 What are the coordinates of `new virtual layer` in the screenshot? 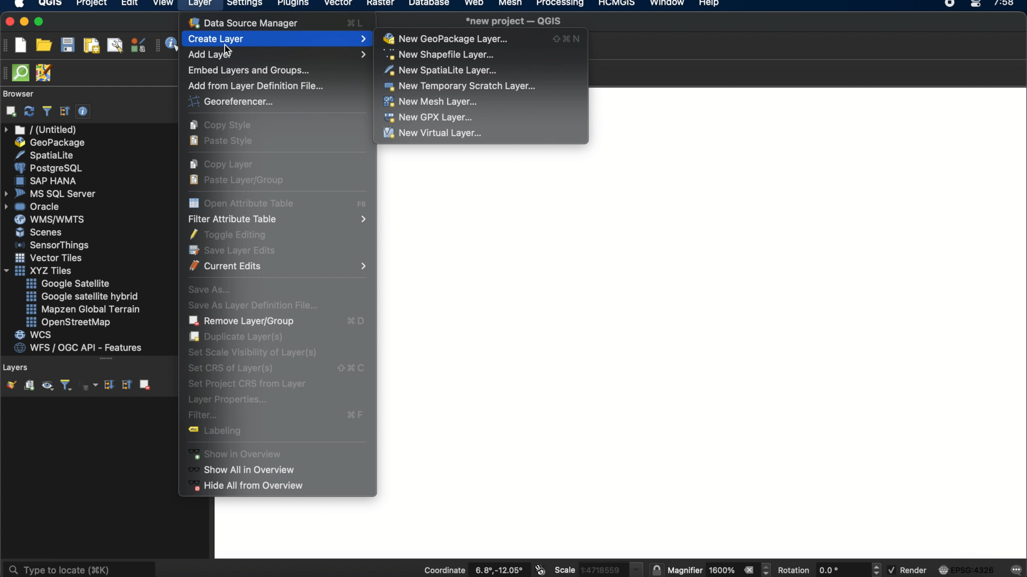 It's located at (431, 134).